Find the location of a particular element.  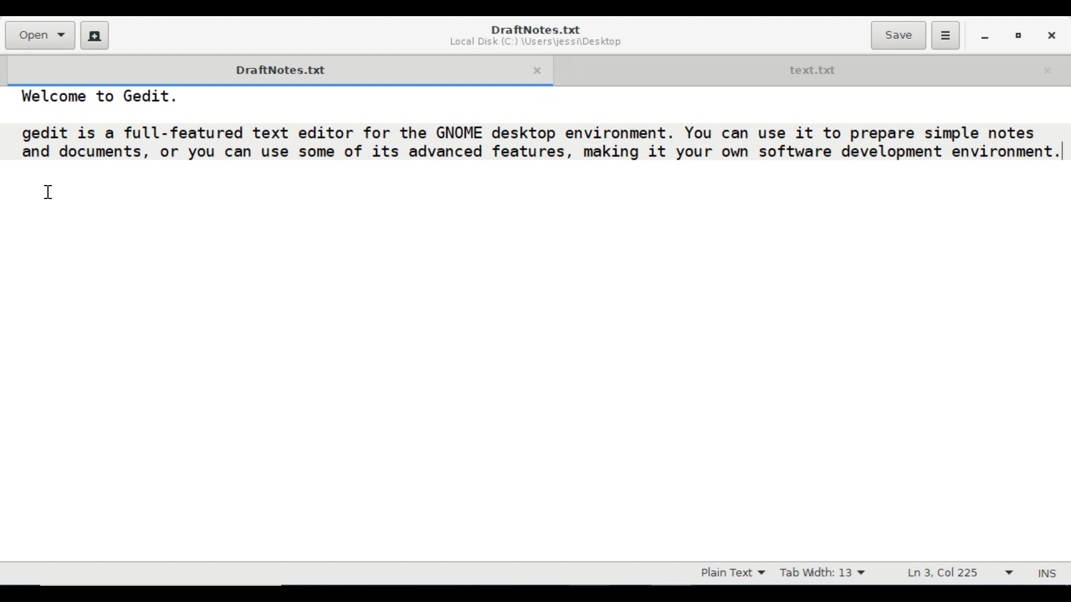

Restore is located at coordinates (1019, 35).